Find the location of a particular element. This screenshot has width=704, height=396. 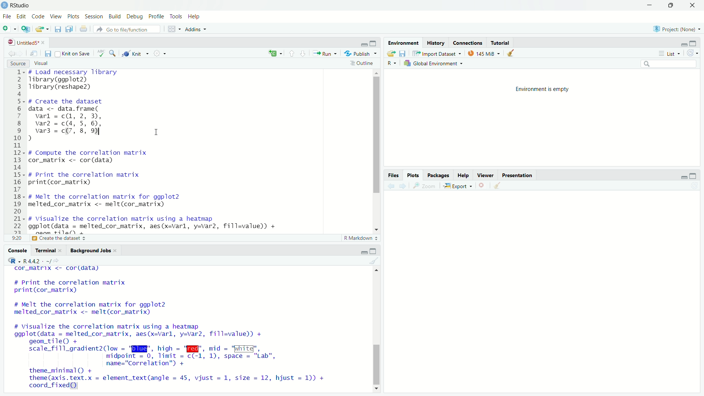

knit is located at coordinates (133, 54).